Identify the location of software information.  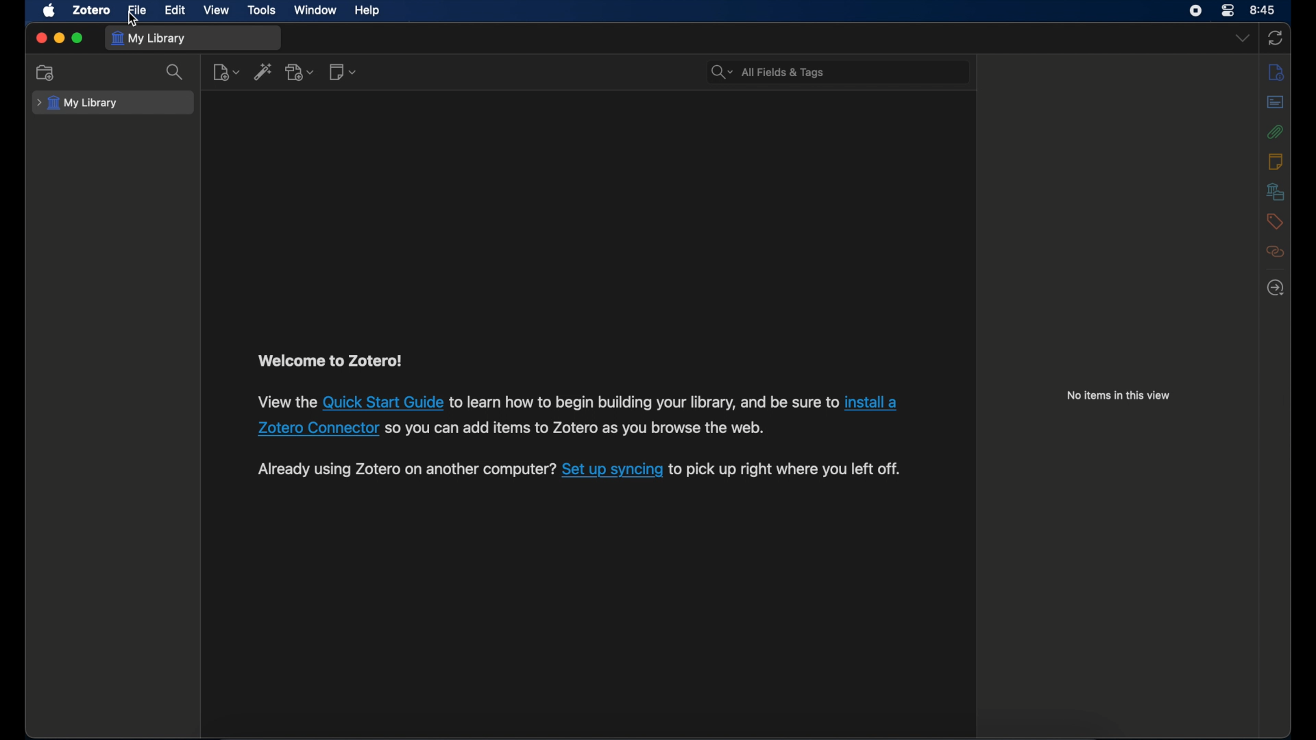
(284, 402).